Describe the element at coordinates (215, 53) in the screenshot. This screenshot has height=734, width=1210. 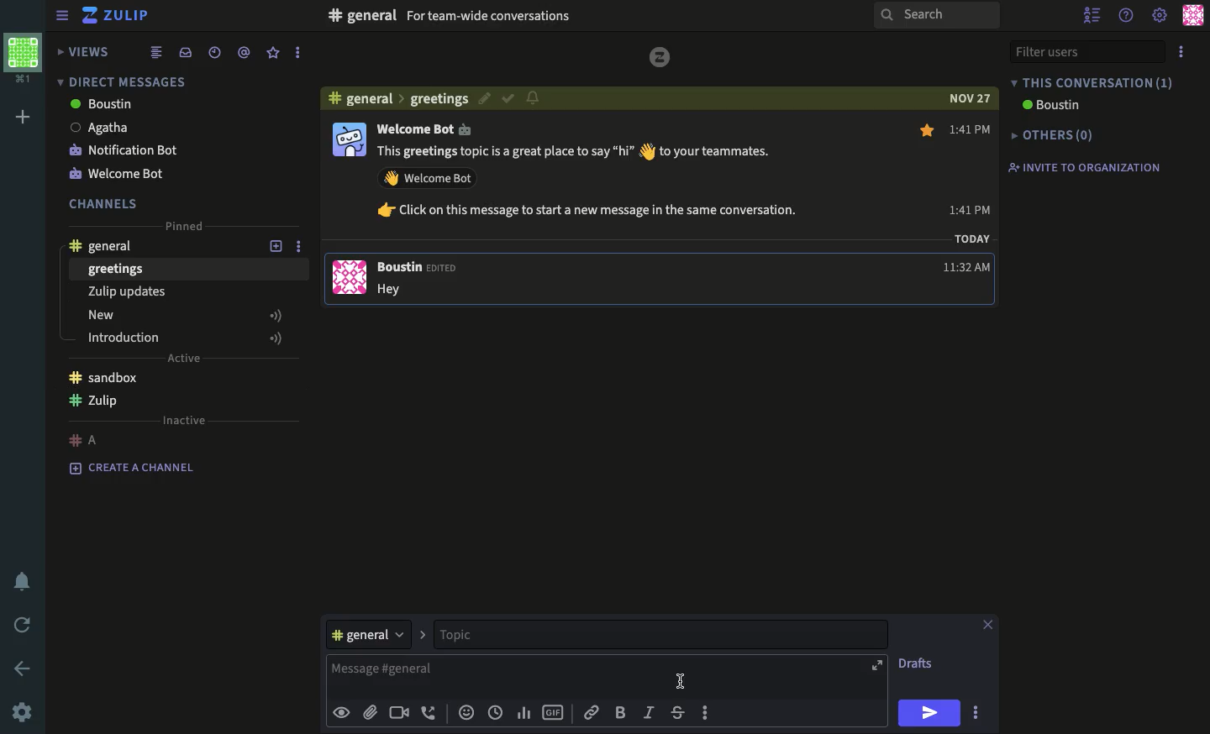
I see `recent conversations` at that location.